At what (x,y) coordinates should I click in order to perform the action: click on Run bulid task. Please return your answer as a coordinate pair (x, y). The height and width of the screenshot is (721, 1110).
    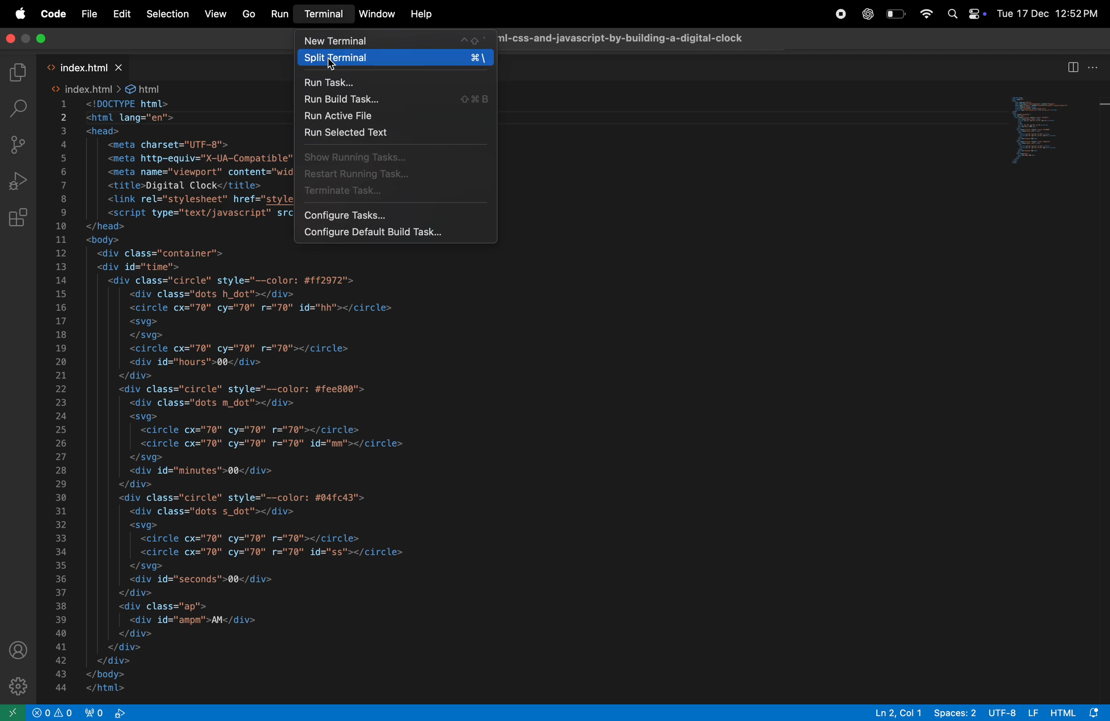
    Looking at the image, I should click on (394, 100).